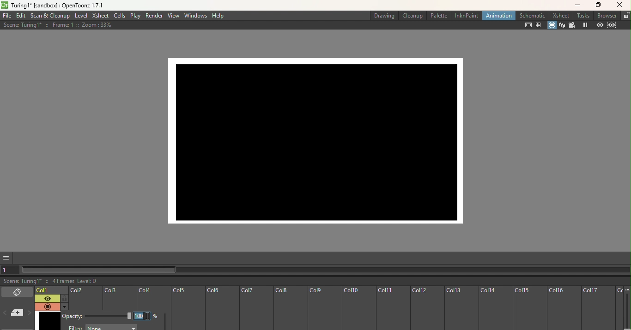 The height and width of the screenshot is (330, 631). I want to click on Toggle Xsheet/timeline, so click(17, 292).